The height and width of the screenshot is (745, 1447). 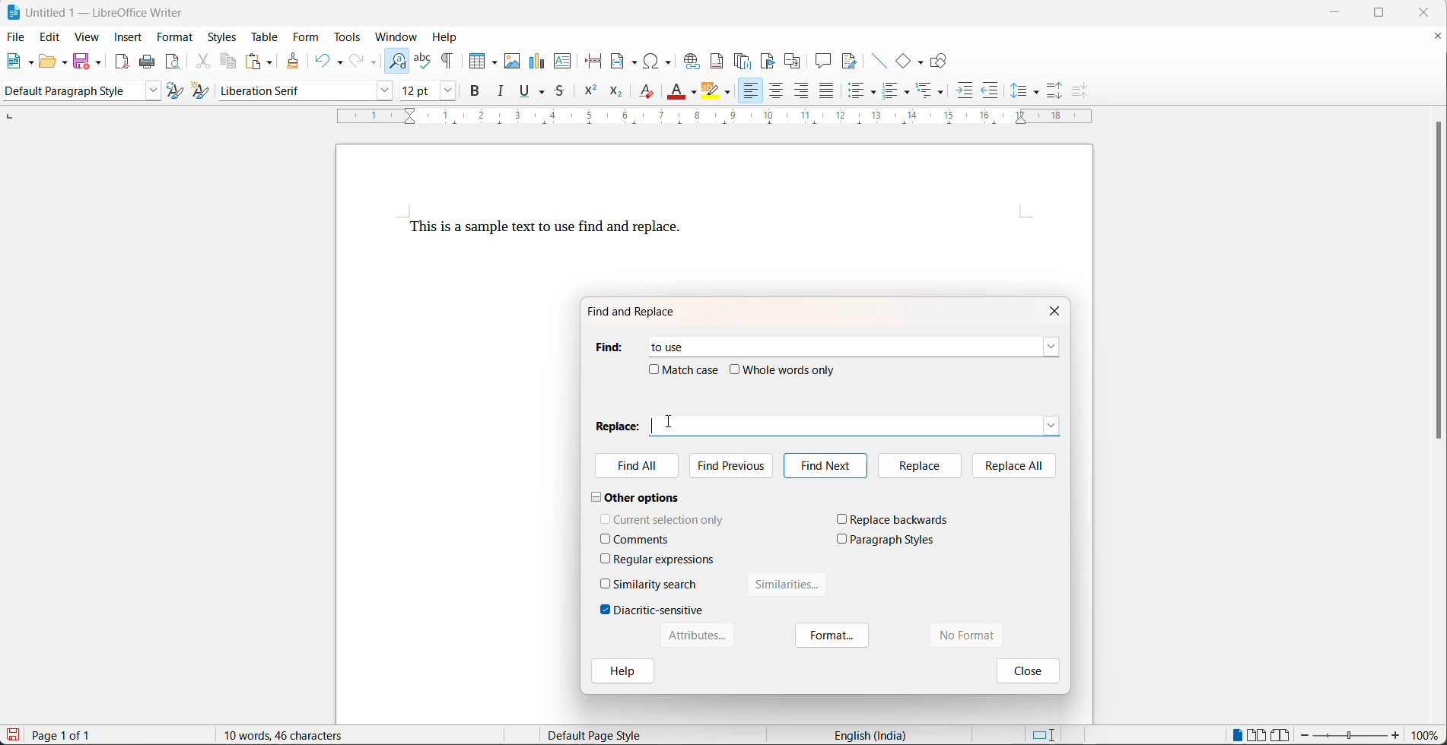 I want to click on toggle unordered list options, so click(x=875, y=93).